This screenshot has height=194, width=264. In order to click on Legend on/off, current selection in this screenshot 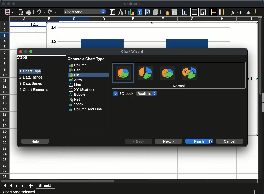, I will do `click(195, 12)`.